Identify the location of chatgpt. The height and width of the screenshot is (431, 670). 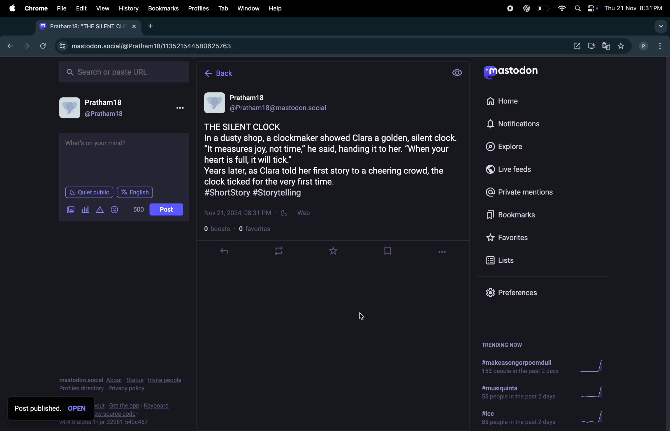
(526, 8).